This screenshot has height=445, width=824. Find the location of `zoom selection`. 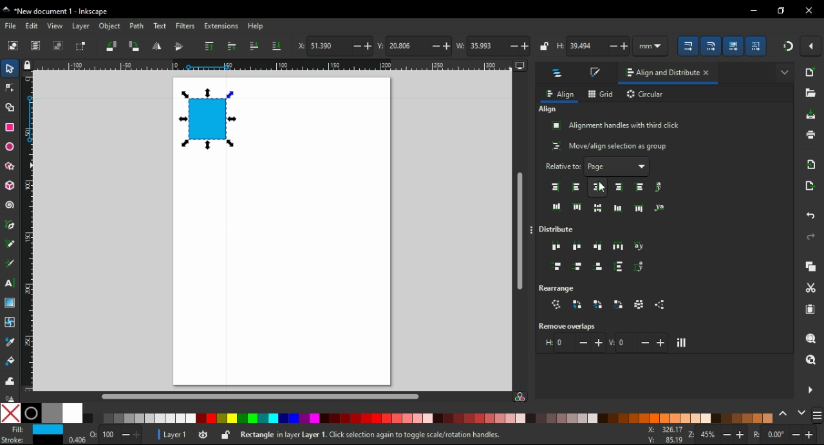

zoom selection is located at coordinates (810, 338).